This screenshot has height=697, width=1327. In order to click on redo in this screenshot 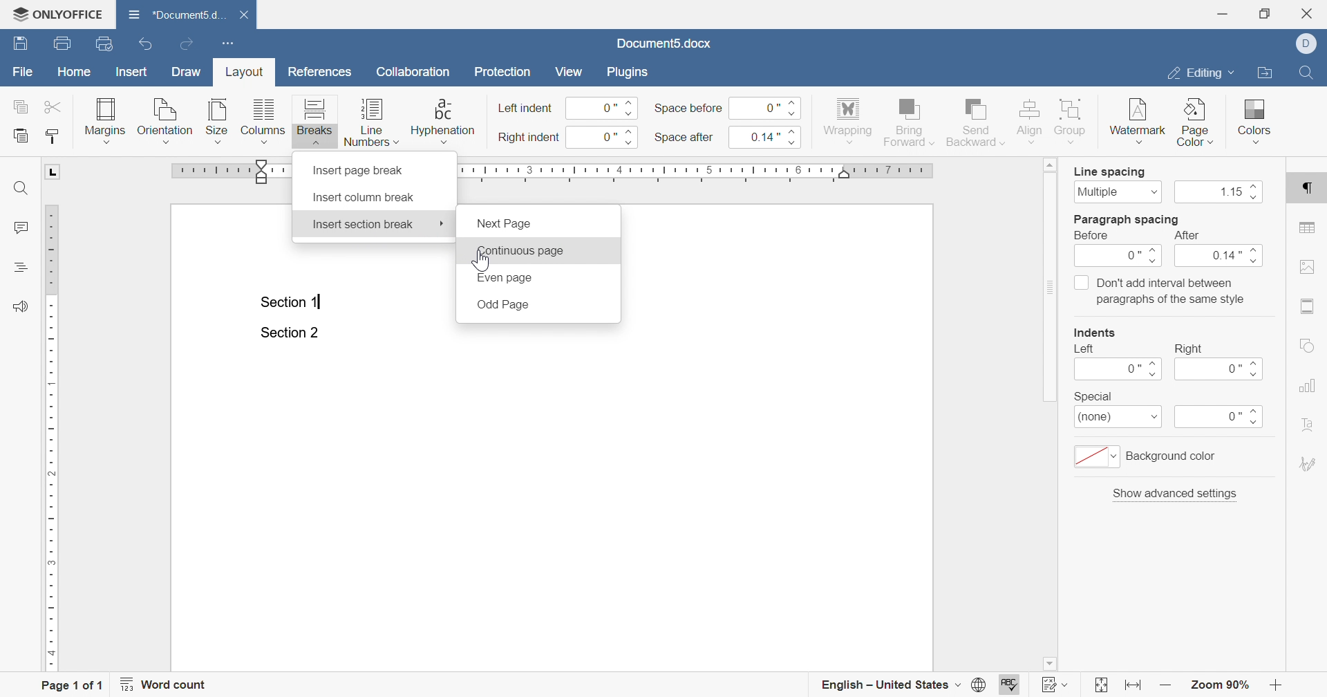, I will do `click(187, 44)`.